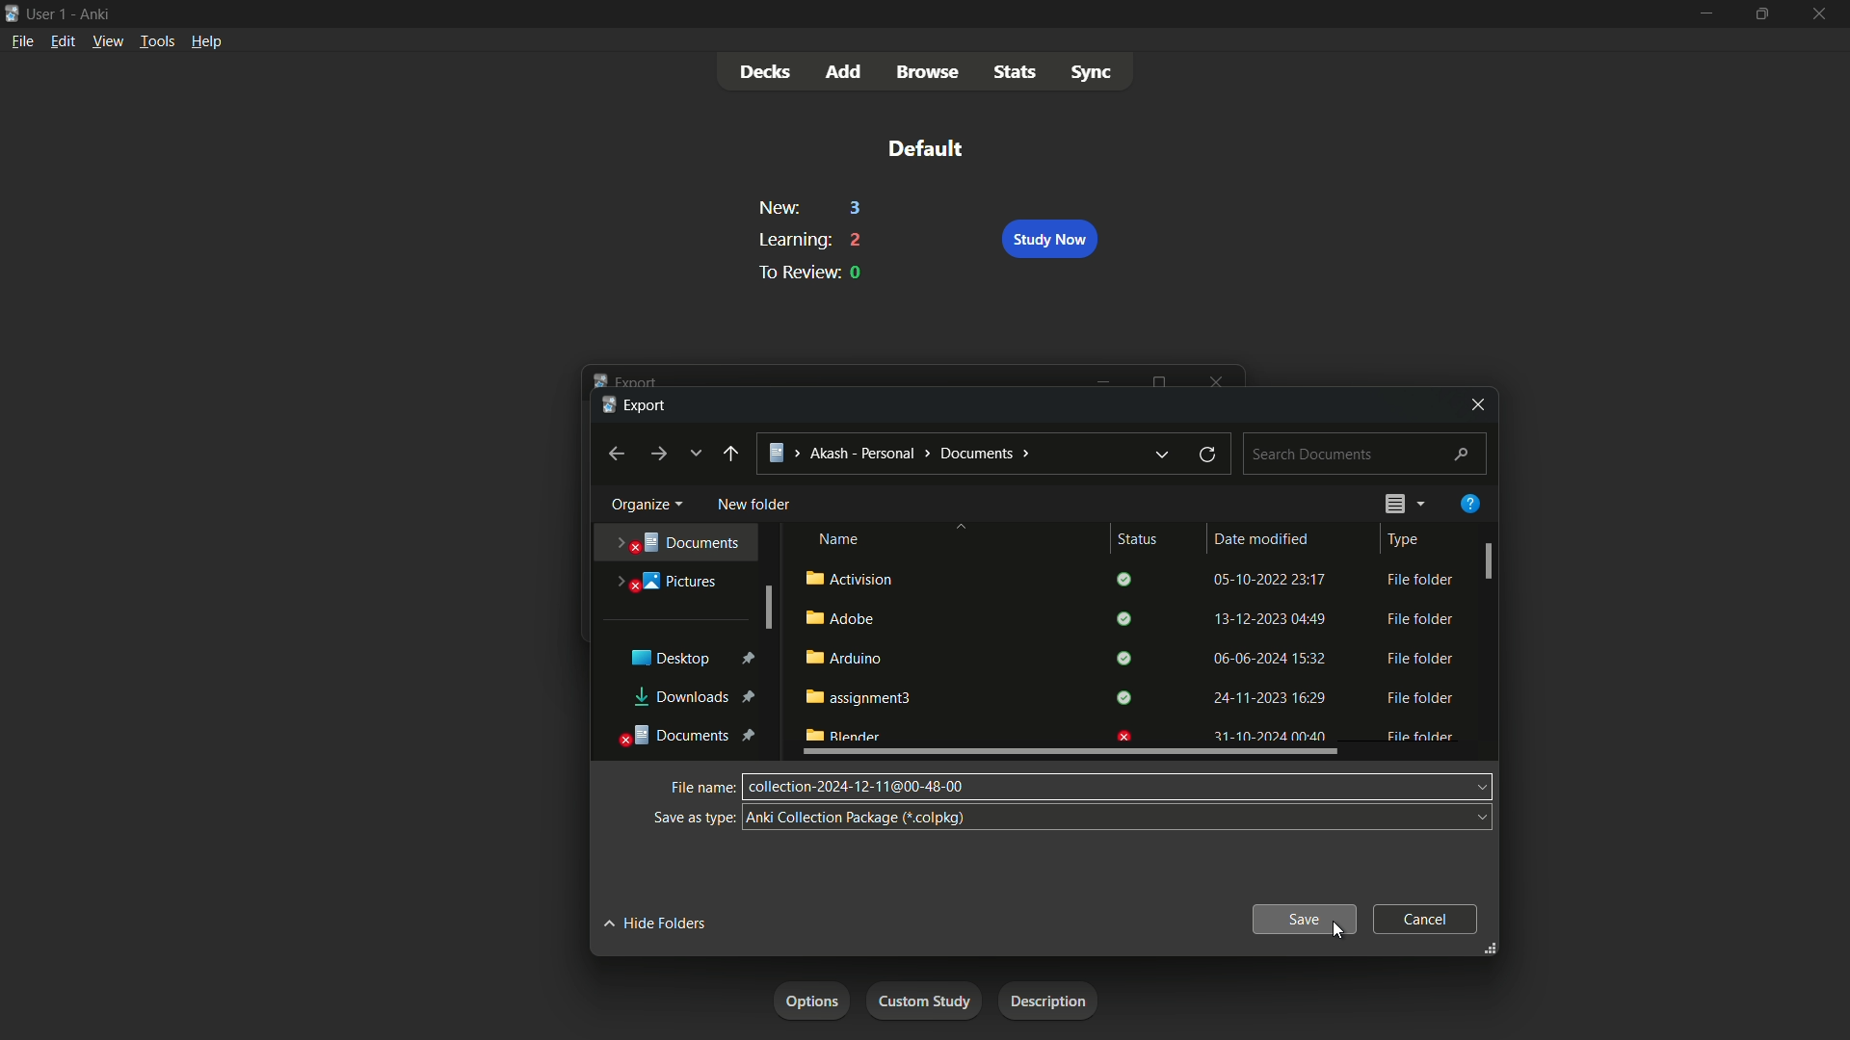 This screenshot has height=1040, width=1850. Describe the element at coordinates (791, 240) in the screenshot. I see `learning` at that location.